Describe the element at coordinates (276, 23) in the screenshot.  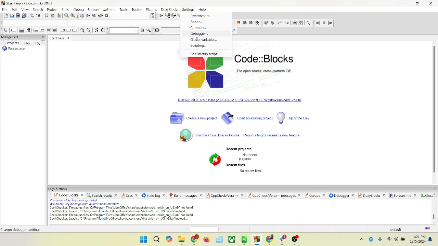
I see `symbols` at that location.